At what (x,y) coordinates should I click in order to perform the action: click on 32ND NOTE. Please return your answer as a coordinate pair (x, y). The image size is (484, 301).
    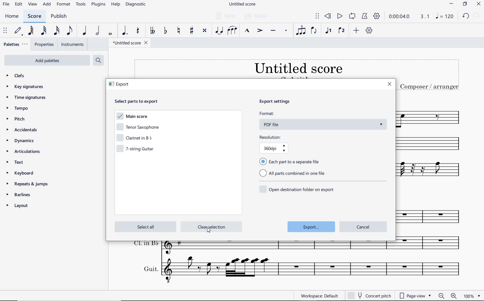
    Looking at the image, I should click on (44, 31).